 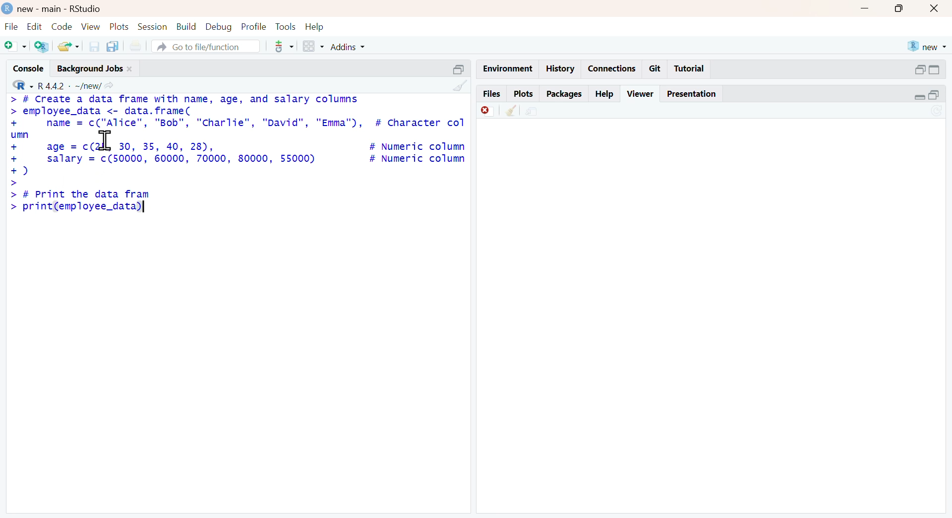 What do you see at coordinates (456, 85) in the screenshot?
I see `Clear console` at bounding box center [456, 85].